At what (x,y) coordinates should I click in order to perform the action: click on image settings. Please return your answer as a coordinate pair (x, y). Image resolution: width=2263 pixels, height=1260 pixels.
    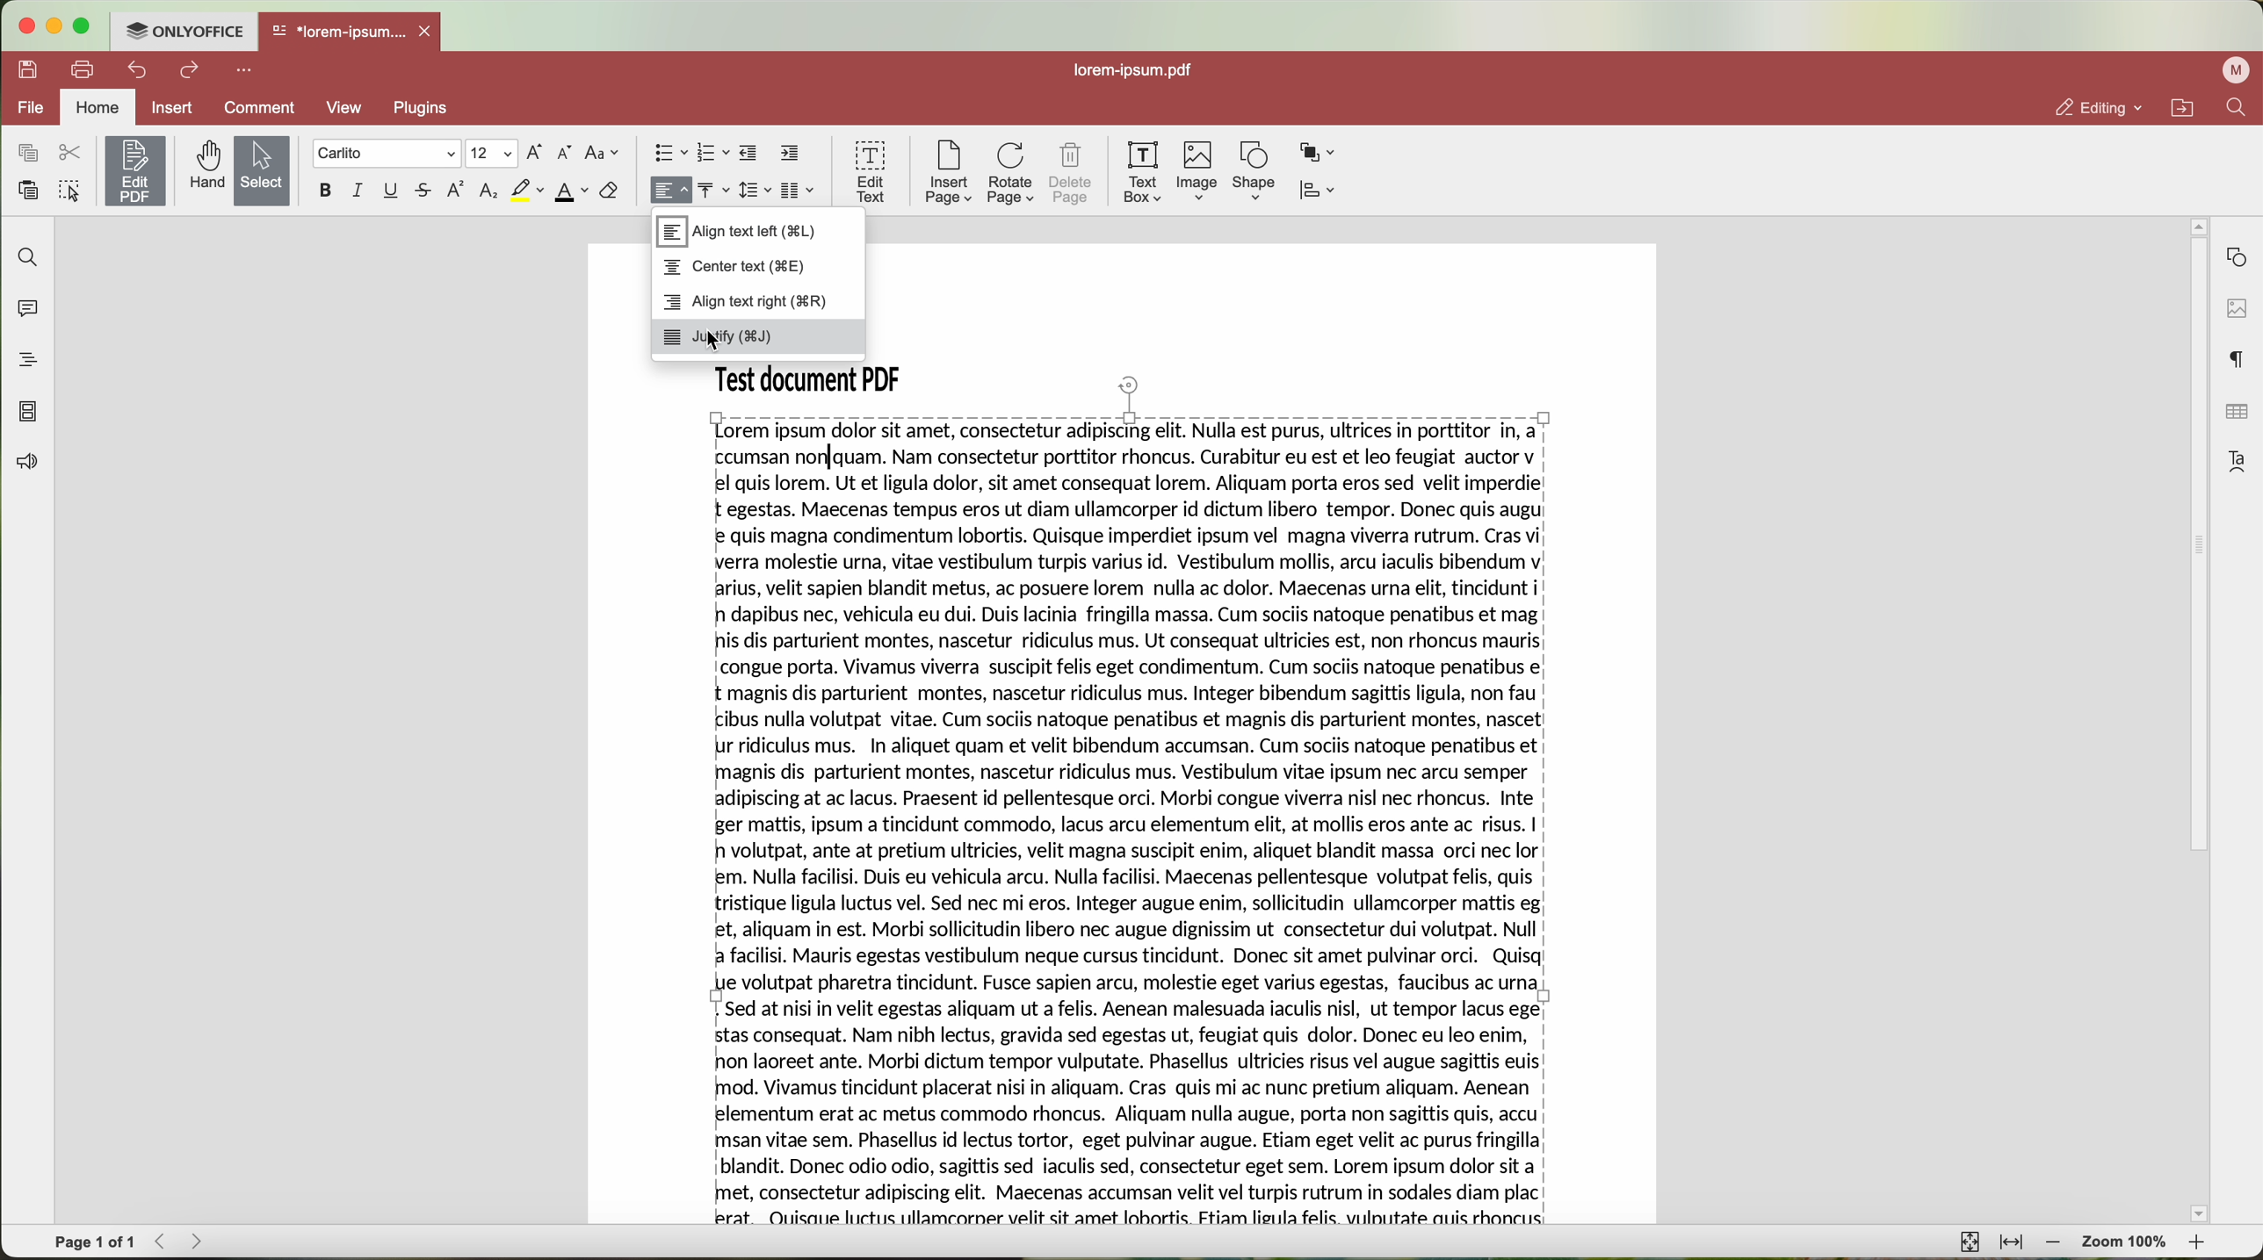
    Looking at the image, I should click on (2236, 309).